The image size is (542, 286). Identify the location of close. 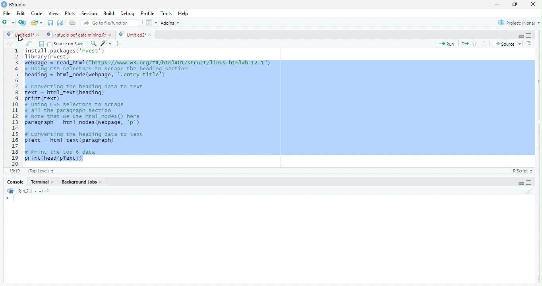
(111, 35).